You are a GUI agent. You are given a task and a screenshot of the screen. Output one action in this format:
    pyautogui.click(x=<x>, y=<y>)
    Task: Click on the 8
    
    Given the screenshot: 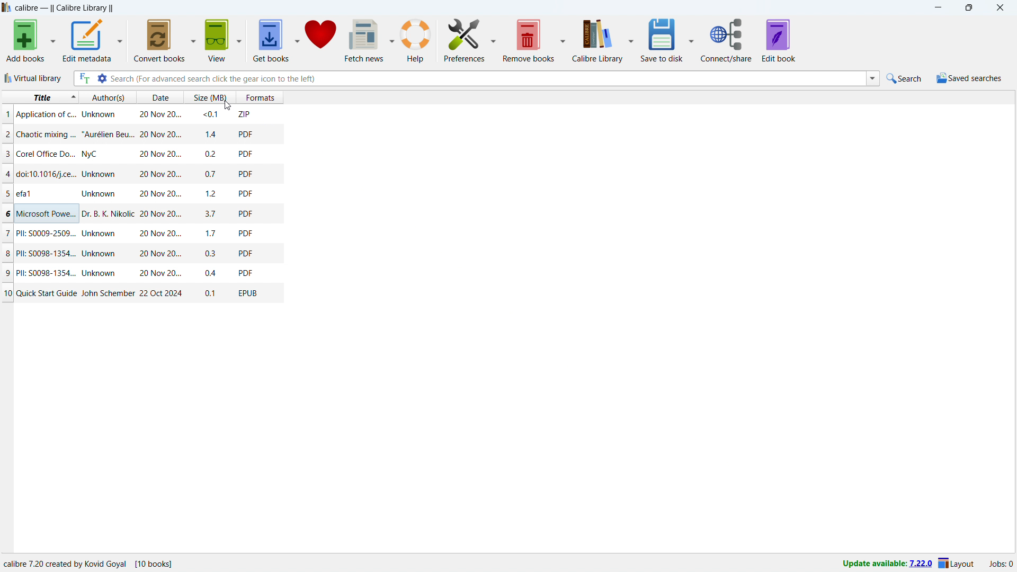 What is the action you would take?
    pyautogui.click(x=6, y=253)
    